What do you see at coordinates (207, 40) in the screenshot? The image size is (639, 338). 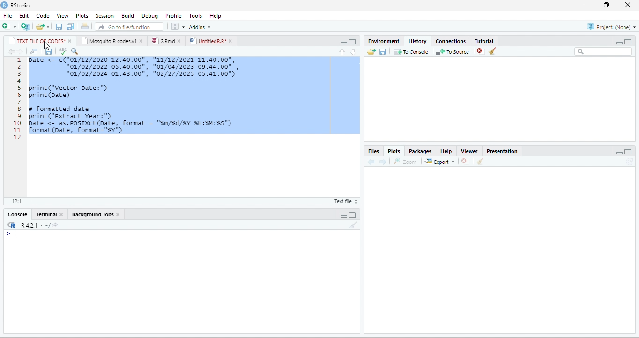 I see `UntitledR.R` at bounding box center [207, 40].